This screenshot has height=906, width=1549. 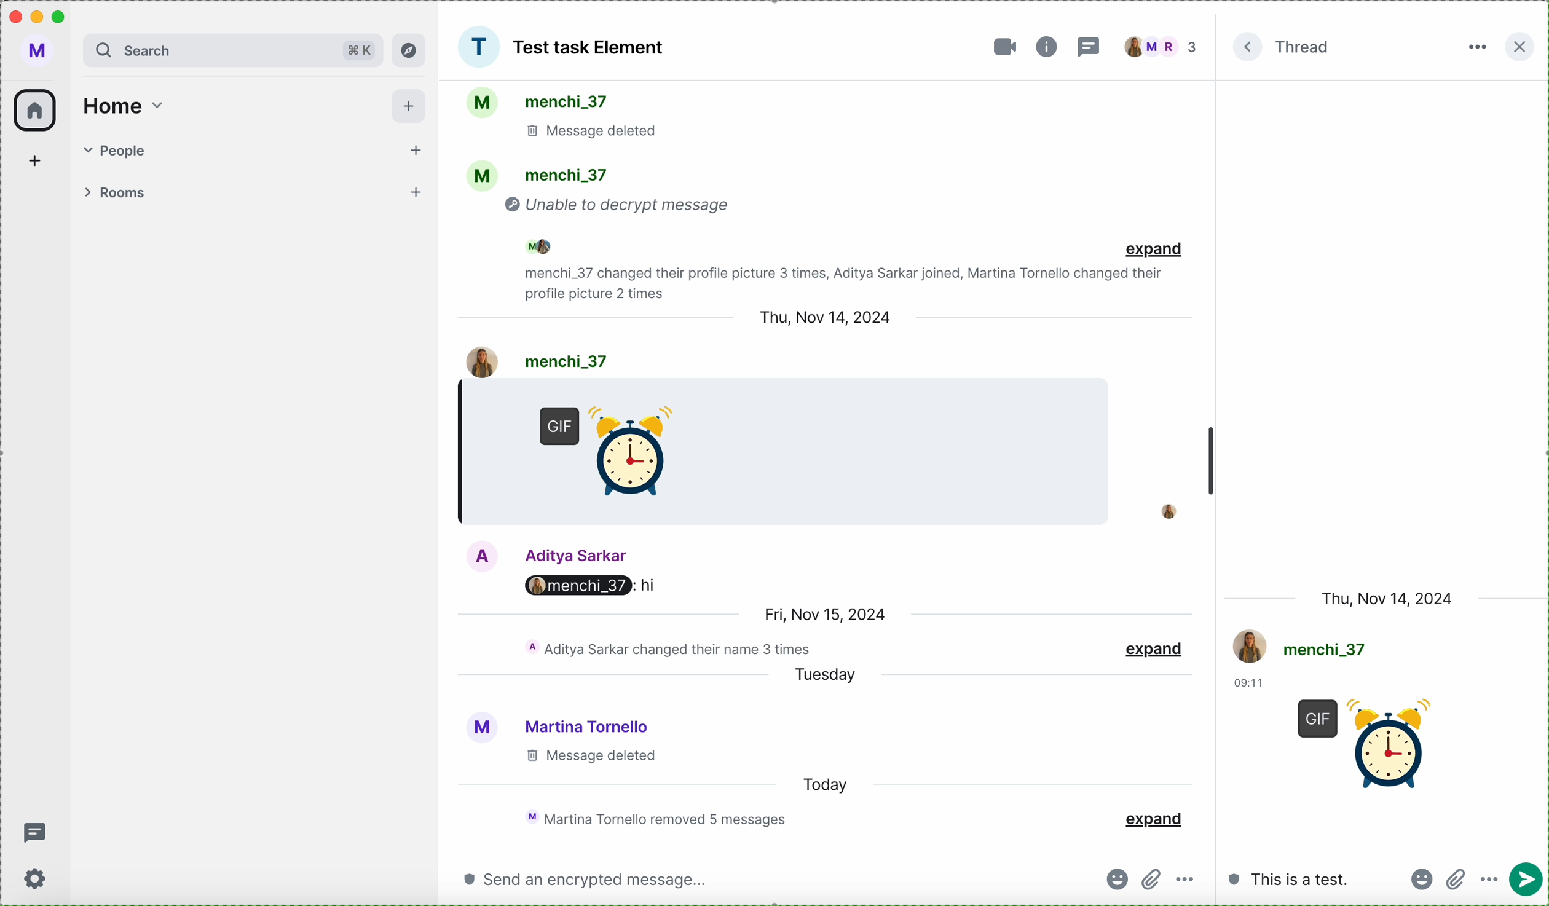 What do you see at coordinates (233, 50) in the screenshot?
I see `search bar` at bounding box center [233, 50].